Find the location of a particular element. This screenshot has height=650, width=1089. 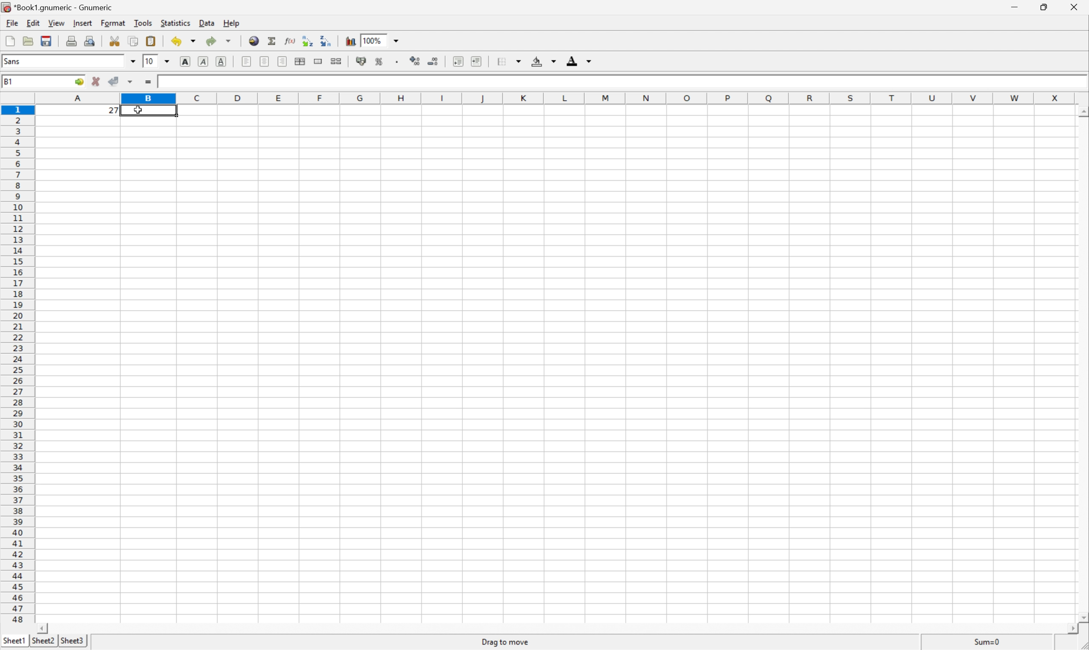

Go to is located at coordinates (77, 81).